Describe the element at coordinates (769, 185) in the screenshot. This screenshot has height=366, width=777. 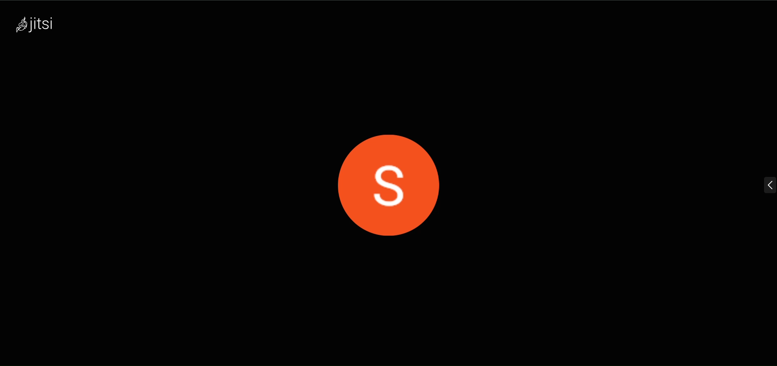
I see `expand` at that location.